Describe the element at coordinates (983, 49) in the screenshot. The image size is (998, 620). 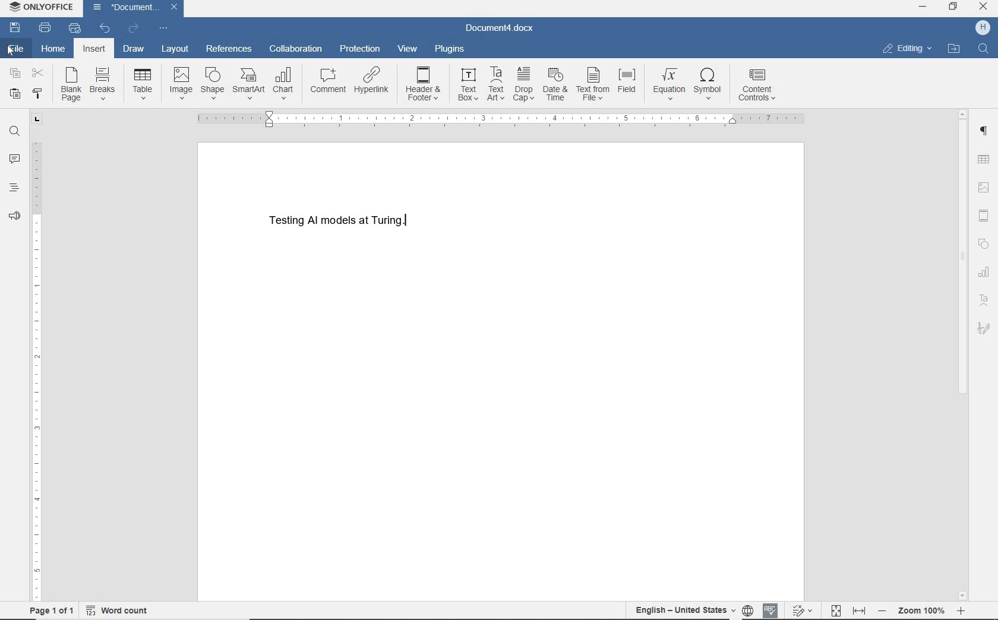
I see `FIND` at that location.